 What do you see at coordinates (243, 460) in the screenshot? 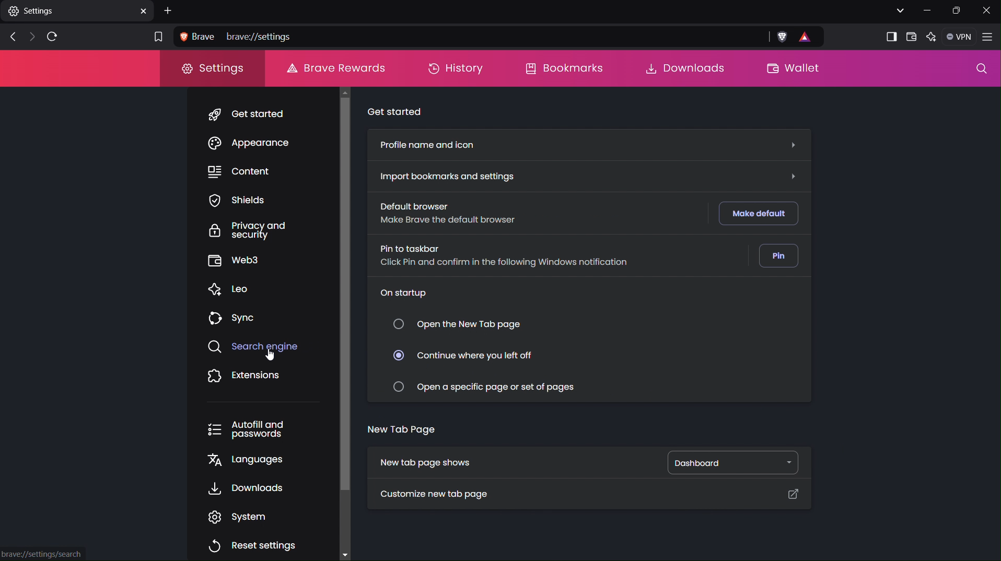
I see `Languages` at bounding box center [243, 460].